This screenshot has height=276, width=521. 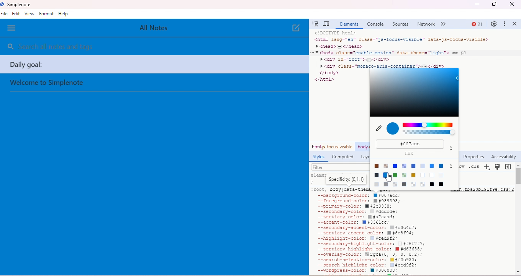 I want to click on .cls, so click(x=474, y=167).